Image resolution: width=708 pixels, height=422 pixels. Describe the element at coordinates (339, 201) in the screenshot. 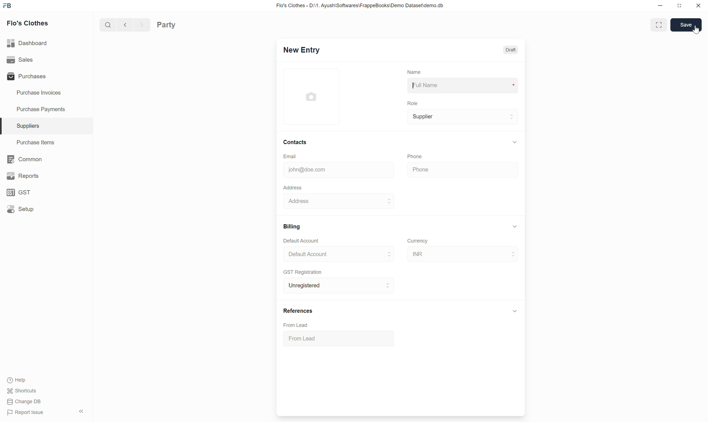

I see `Address` at that location.